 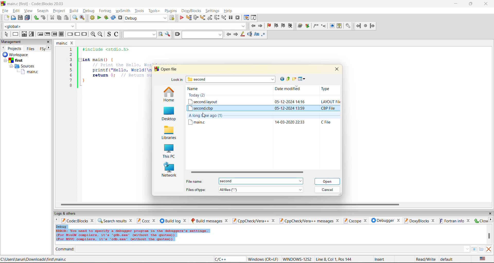 I want to click on build, so click(x=300, y=26).